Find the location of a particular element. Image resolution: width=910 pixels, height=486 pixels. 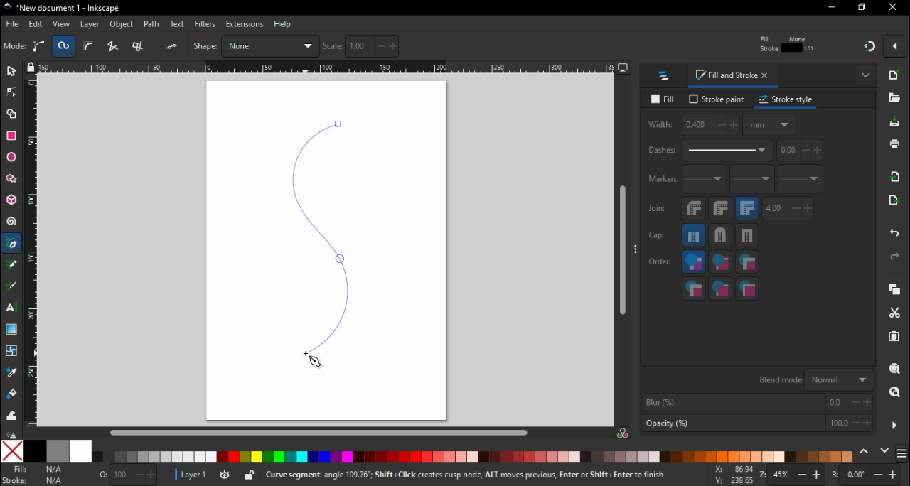

dropper tool is located at coordinates (10, 372).